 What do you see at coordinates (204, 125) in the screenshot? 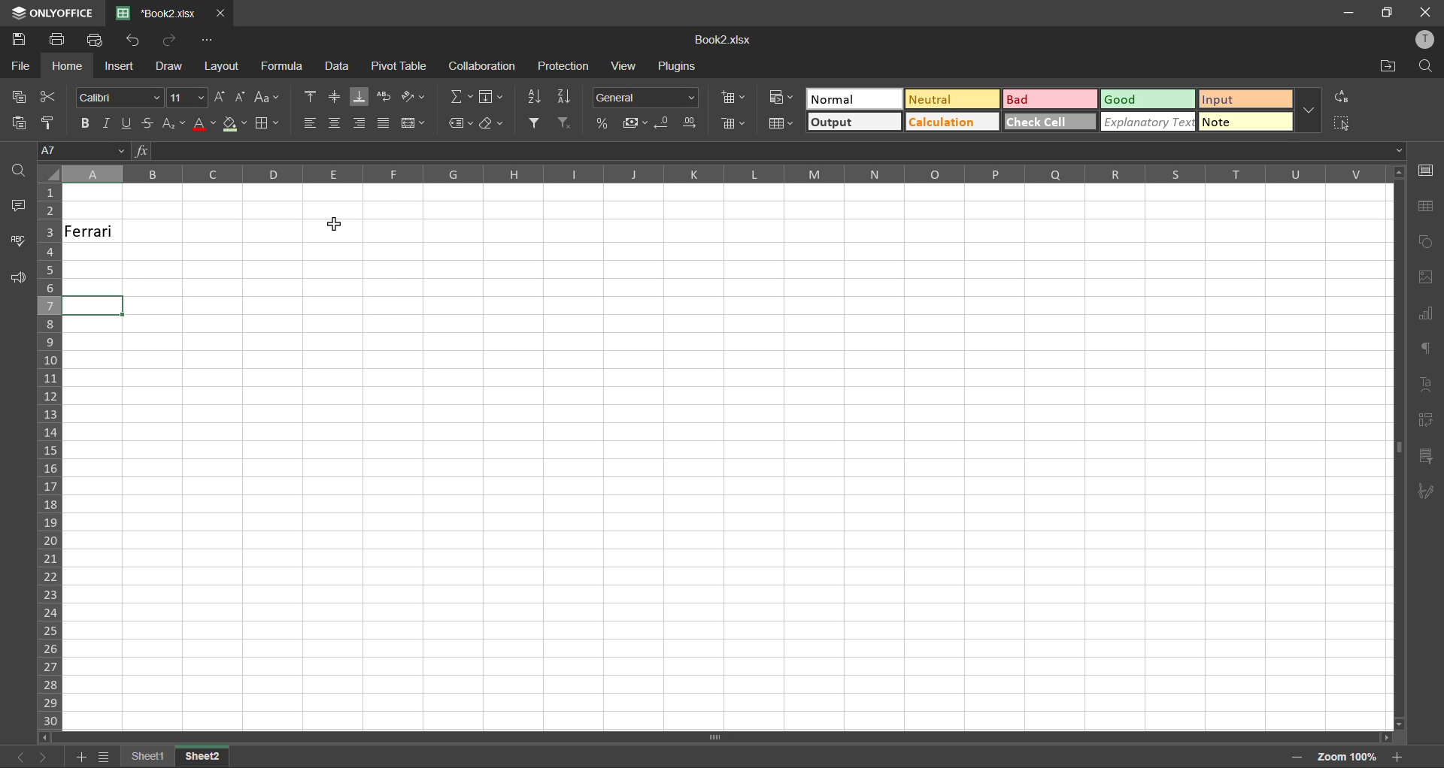
I see `fontcolor` at bounding box center [204, 125].